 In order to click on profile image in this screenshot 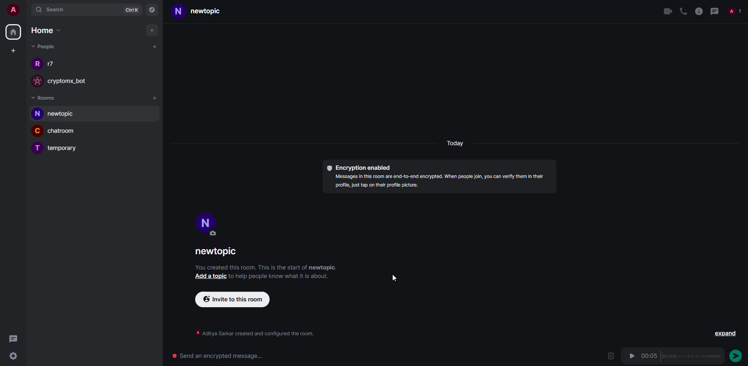, I will do `click(38, 81)`.